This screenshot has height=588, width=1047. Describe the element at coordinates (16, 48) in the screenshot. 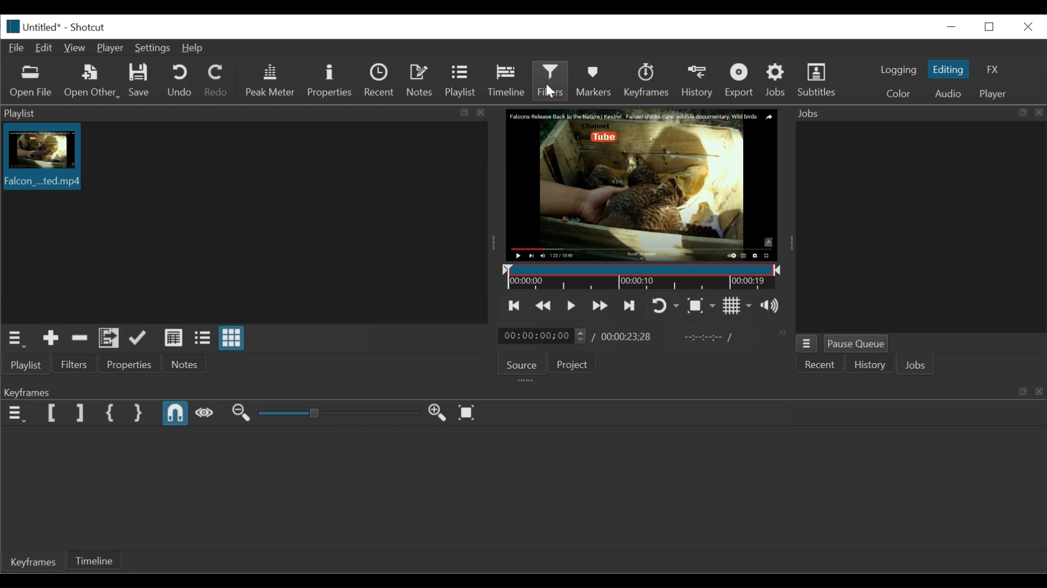

I see `File` at that location.